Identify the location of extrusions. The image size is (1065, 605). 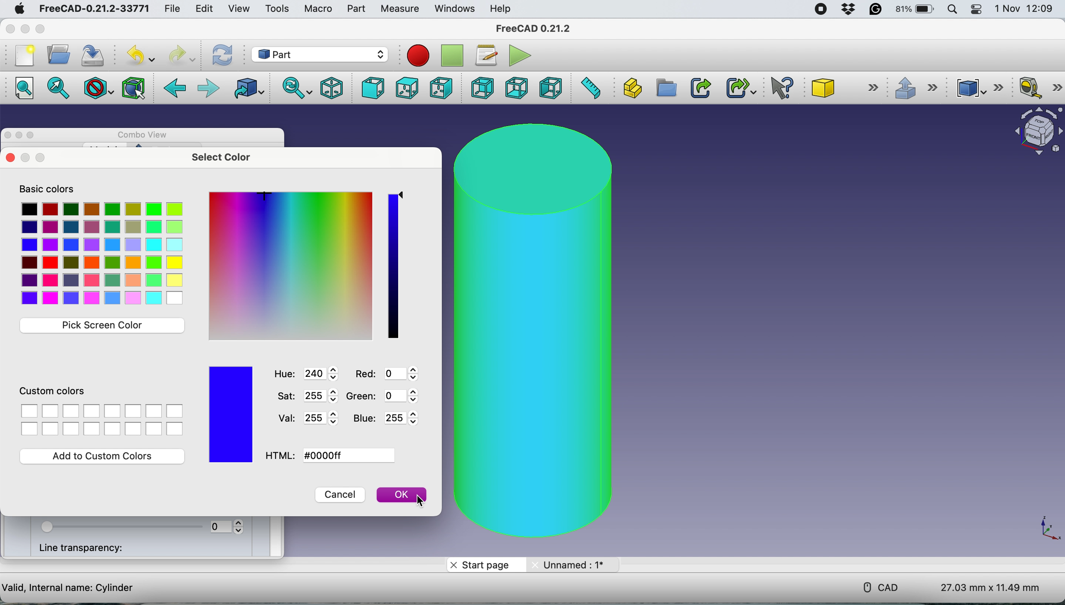
(919, 89).